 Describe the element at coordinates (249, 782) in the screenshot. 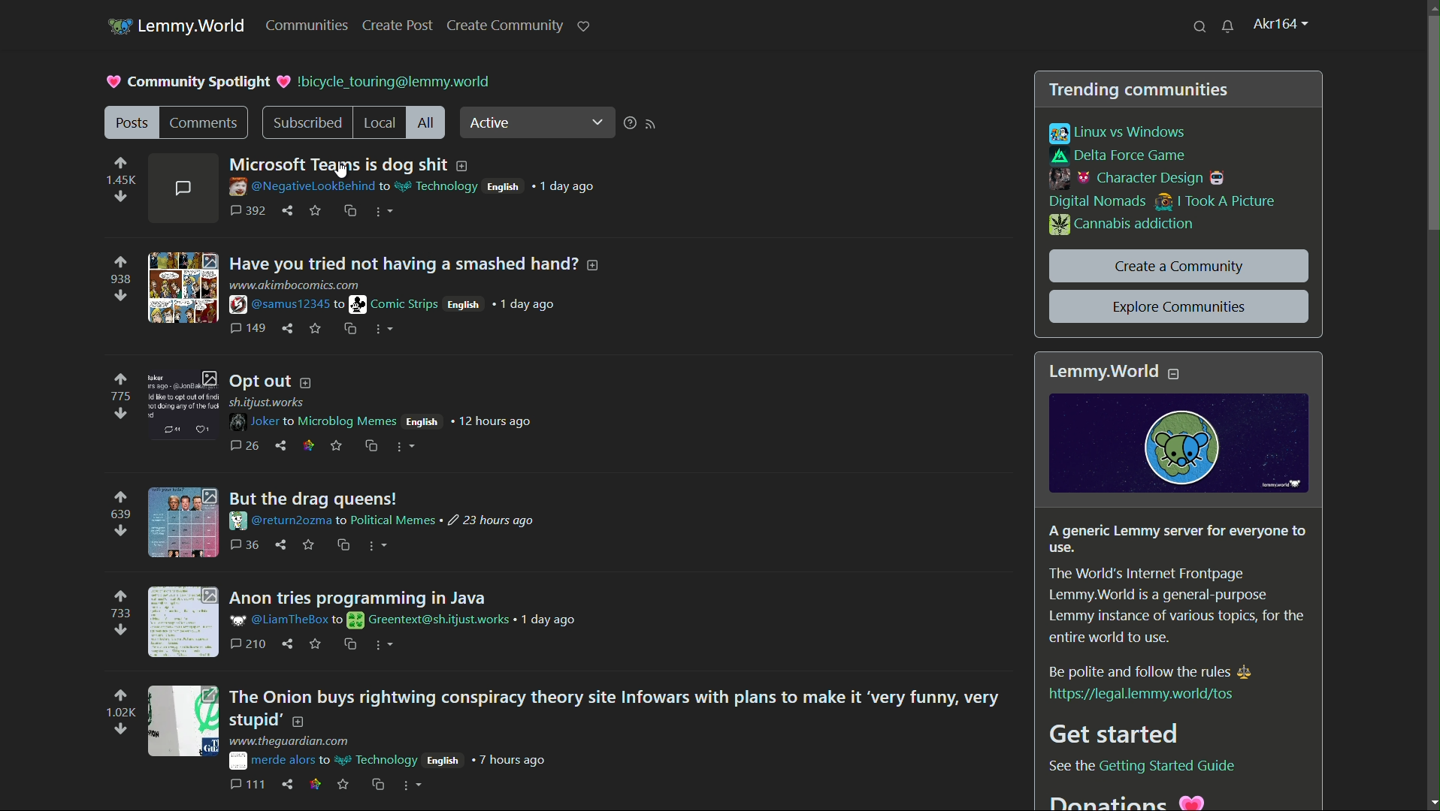

I see `comments` at that location.